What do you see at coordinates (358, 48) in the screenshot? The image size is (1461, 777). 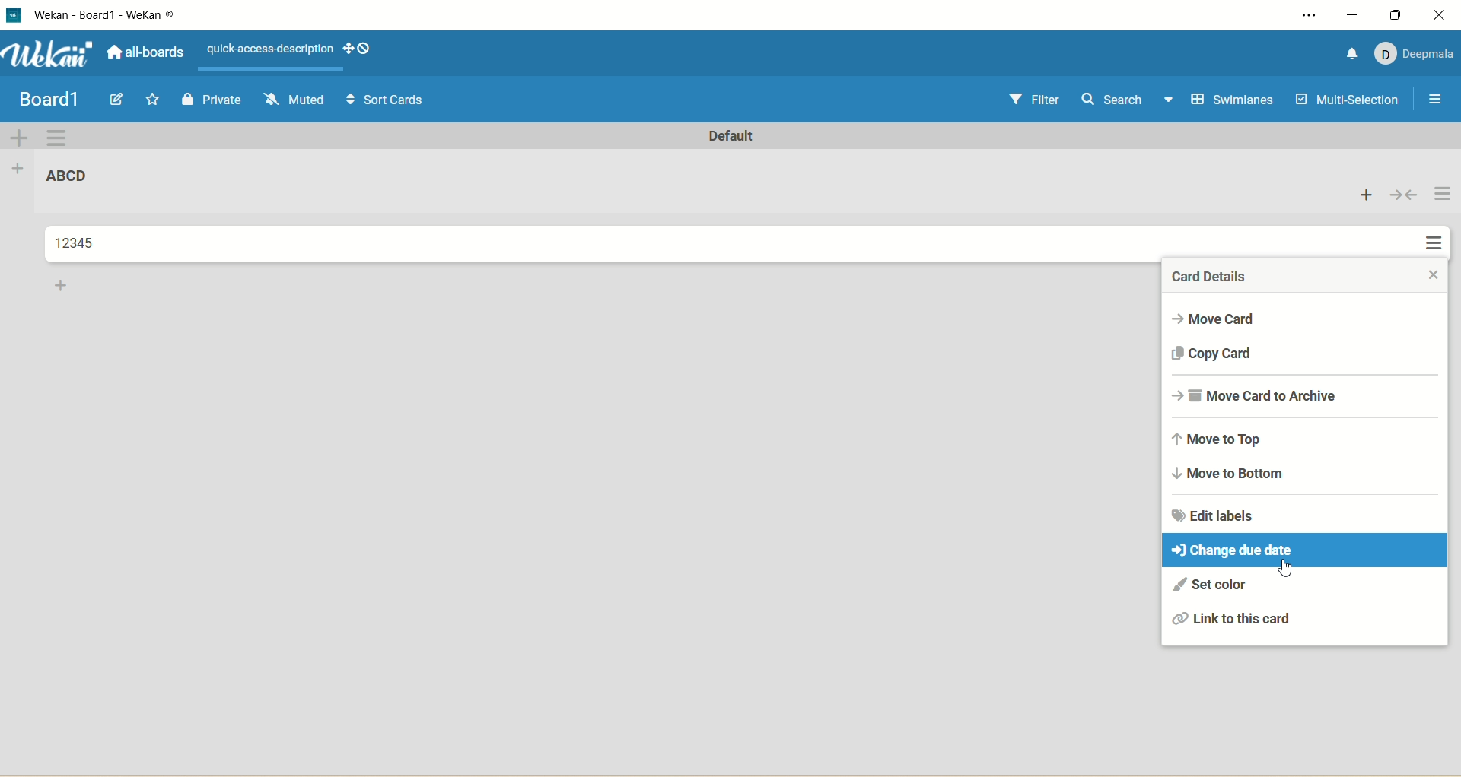 I see `show-desktop-drag-` at bounding box center [358, 48].